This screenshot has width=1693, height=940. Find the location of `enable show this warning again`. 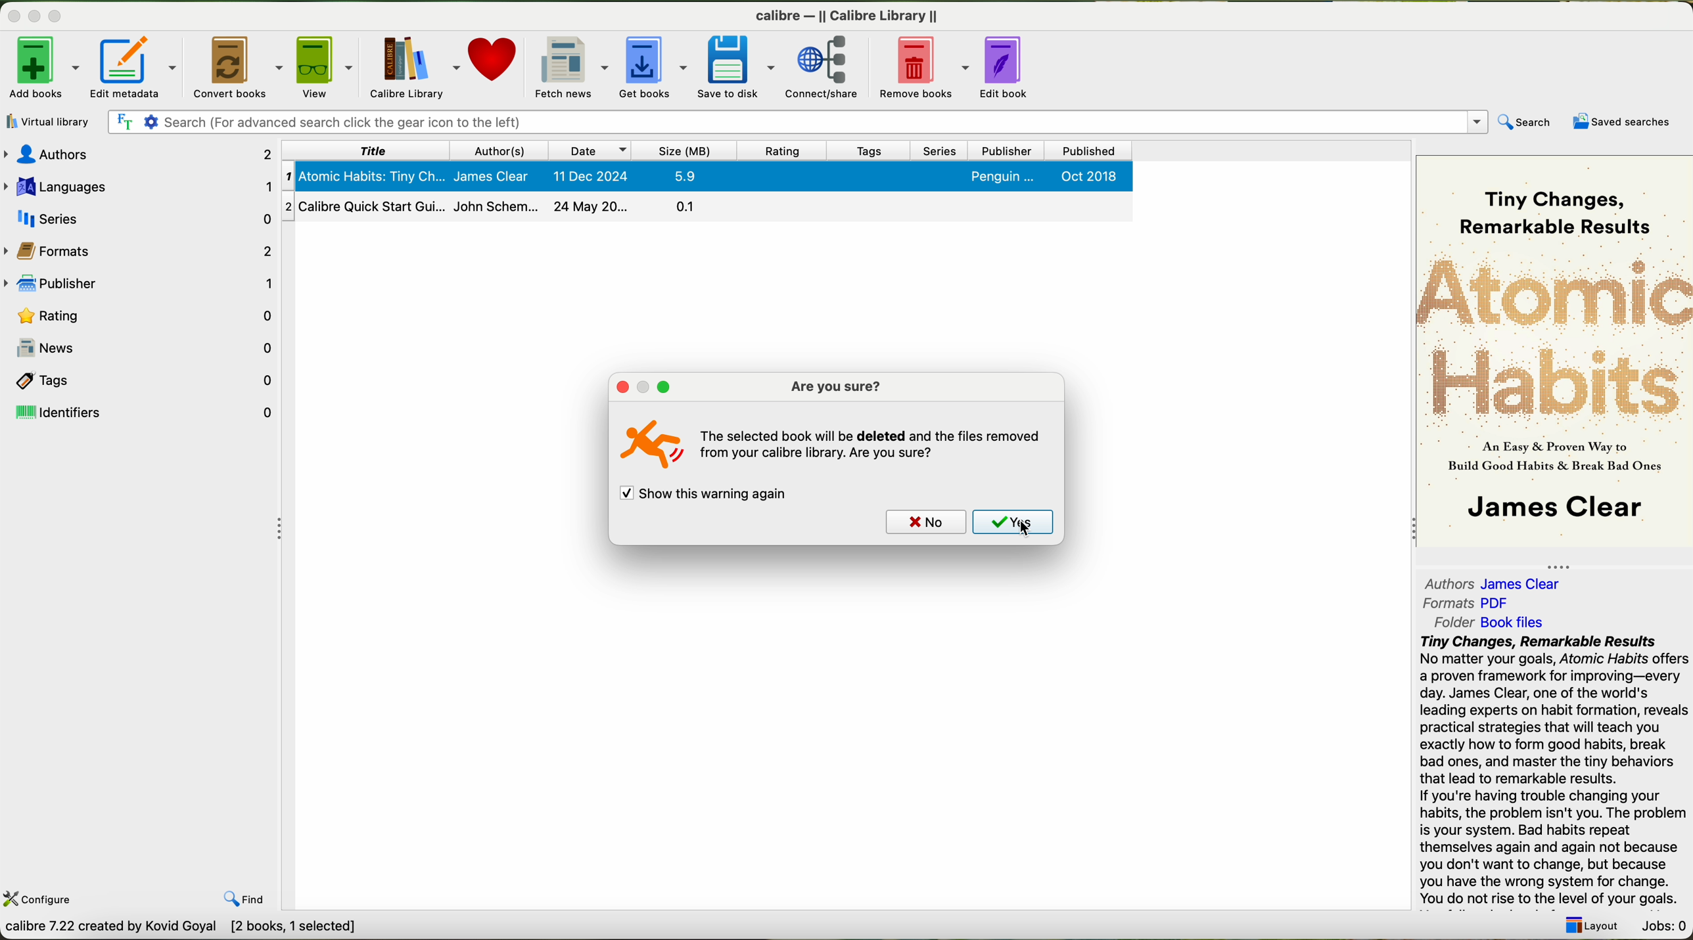

enable show this warning again is located at coordinates (707, 495).